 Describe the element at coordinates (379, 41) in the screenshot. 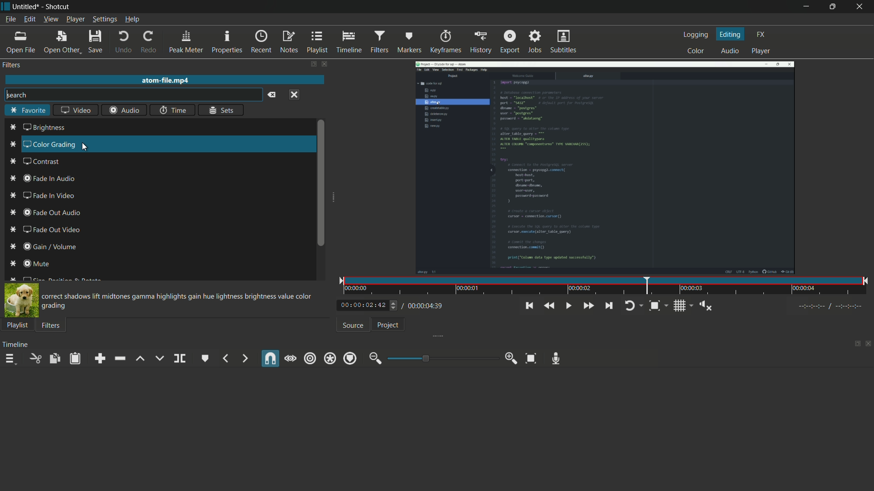

I see `filters` at that location.